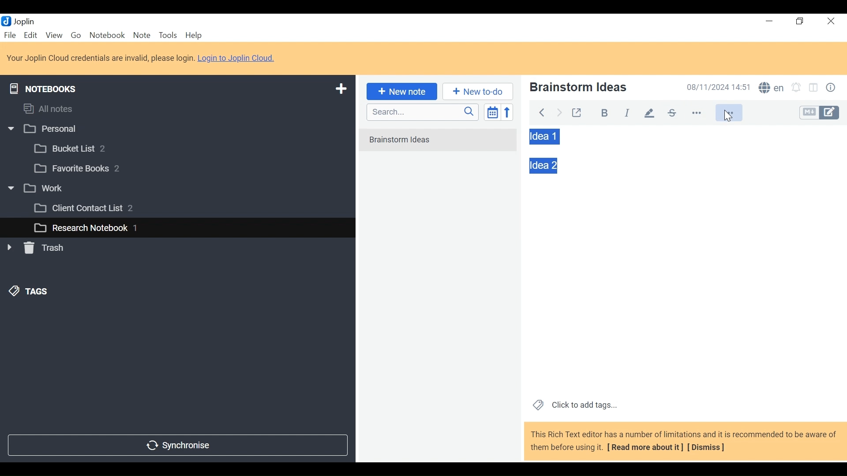 Image resolution: width=847 pixels, height=476 pixels. Describe the element at coordinates (577, 111) in the screenshot. I see `Toggle external editing` at that location.